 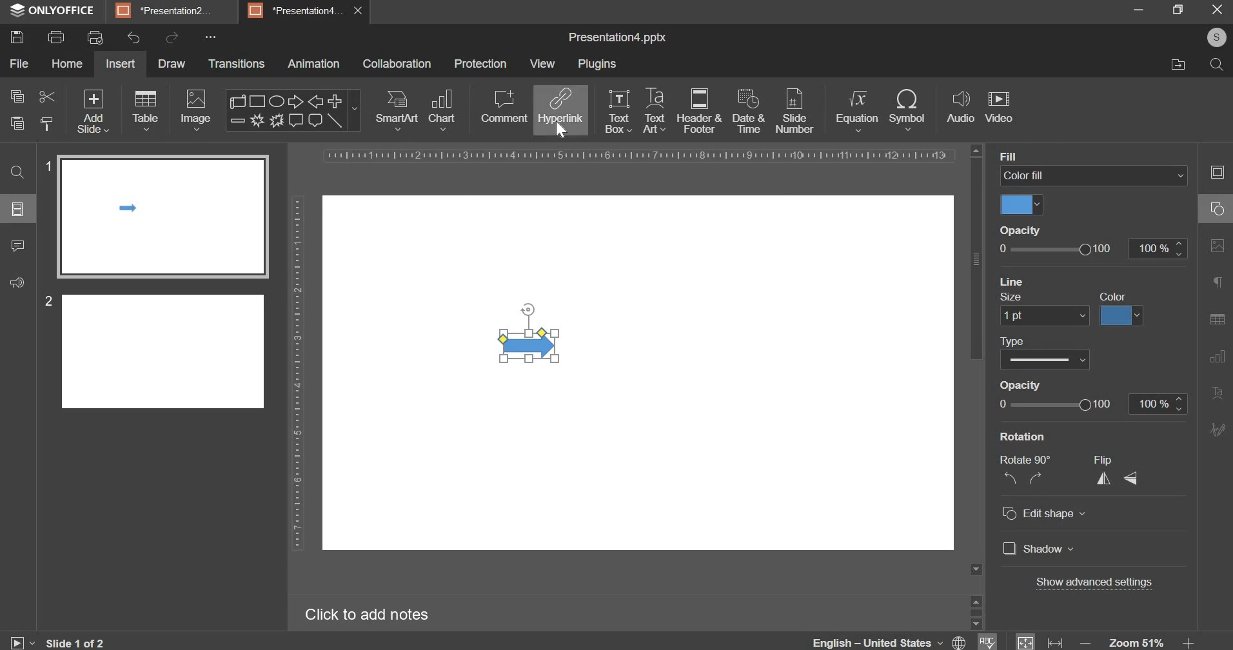 What do you see at coordinates (1019, 206) in the screenshot?
I see `color fill` at bounding box center [1019, 206].